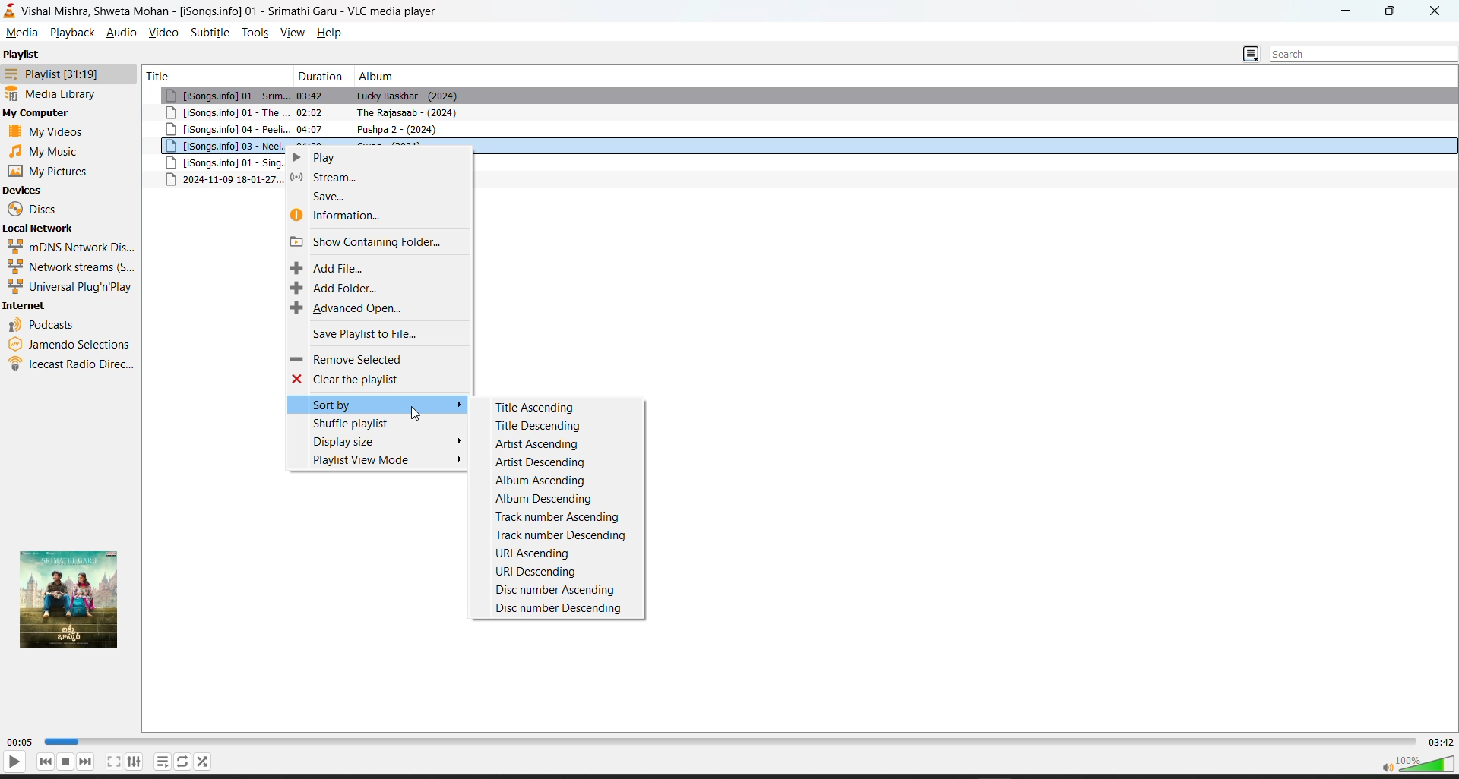  Describe the element at coordinates (24, 53) in the screenshot. I see `playlist` at that location.